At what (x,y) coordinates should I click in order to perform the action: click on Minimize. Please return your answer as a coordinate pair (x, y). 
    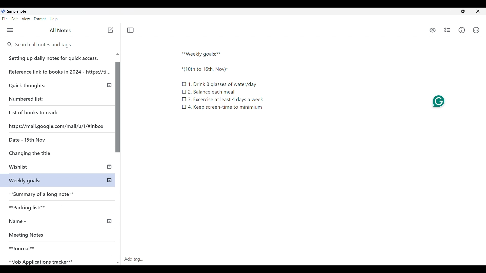
    Looking at the image, I should click on (448, 11).